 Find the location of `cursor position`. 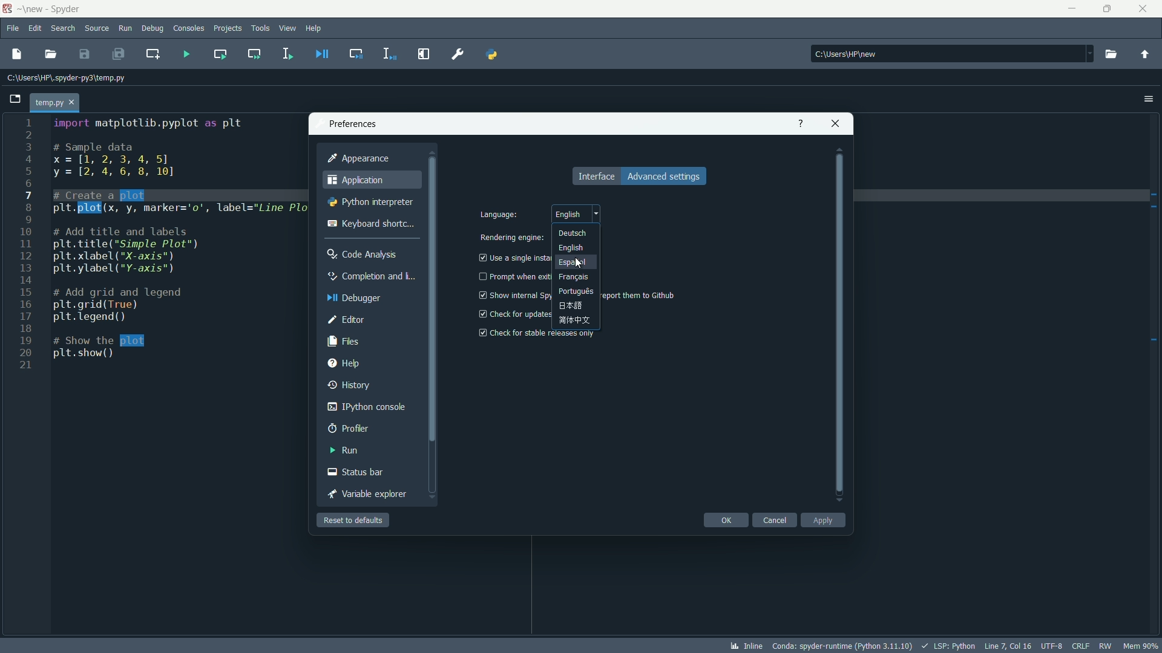

cursor position is located at coordinates (1007, 646).